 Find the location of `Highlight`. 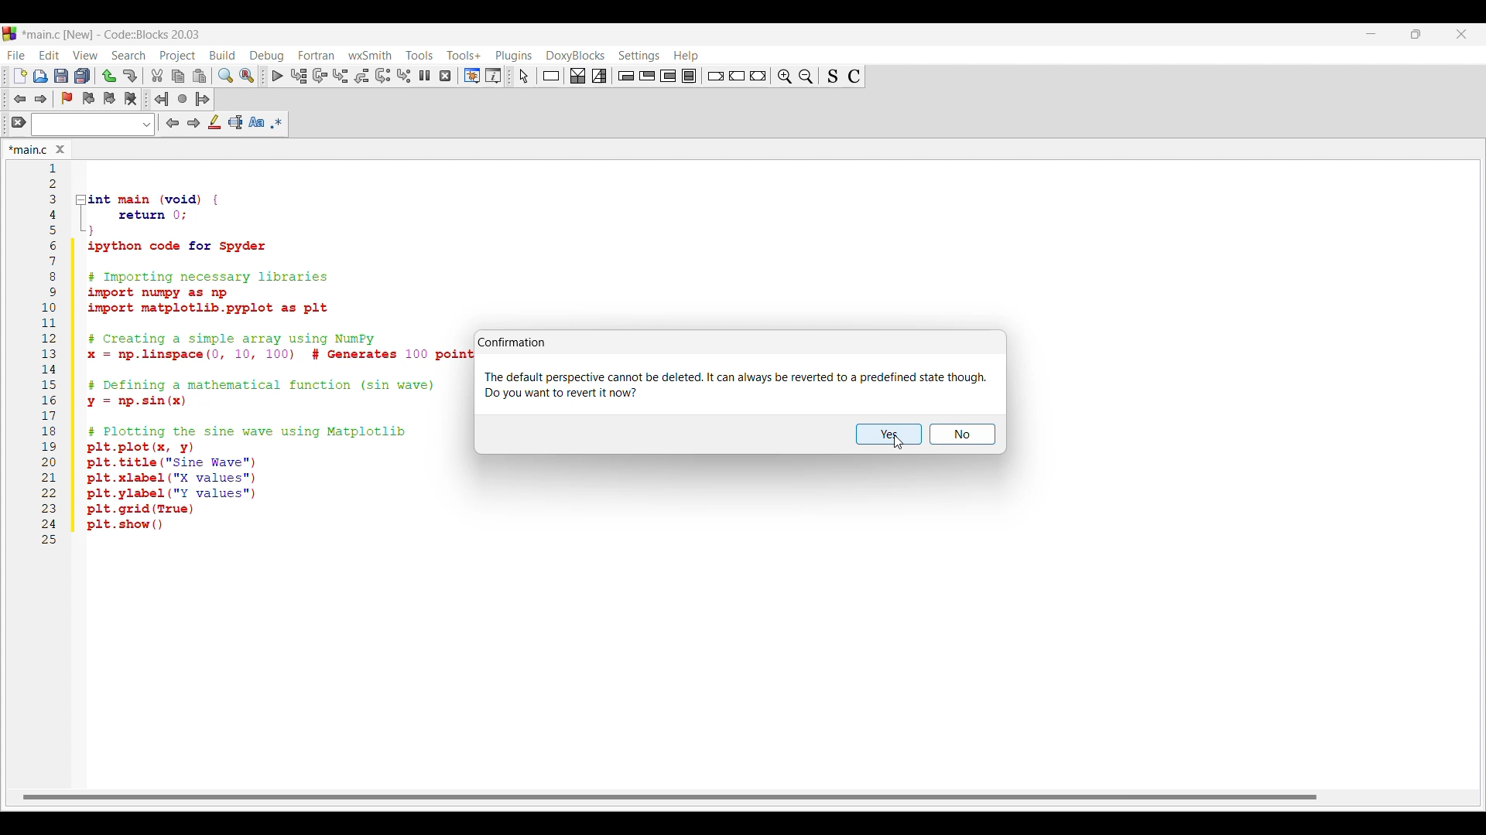

Highlight is located at coordinates (215, 122).